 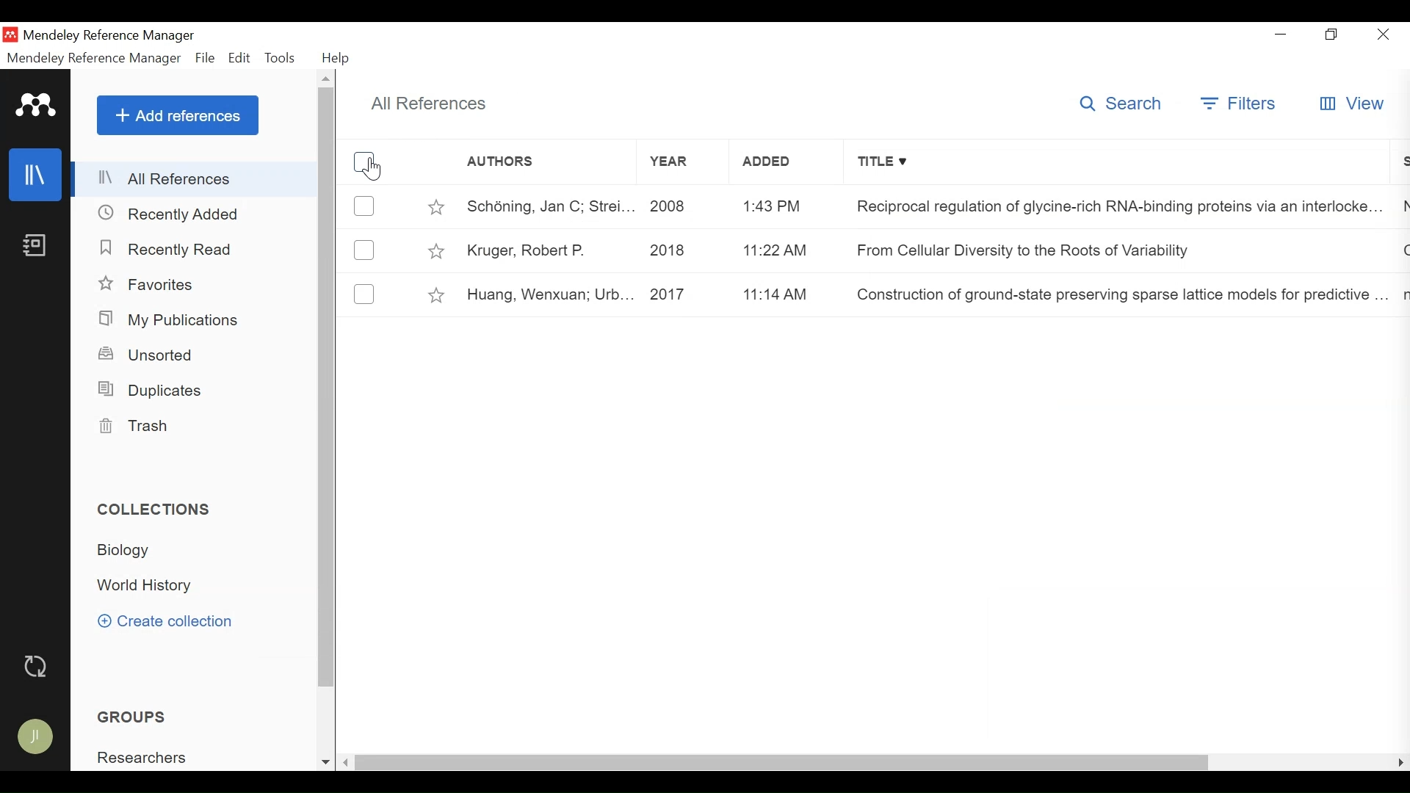 I want to click on Create Collection, so click(x=175, y=623).